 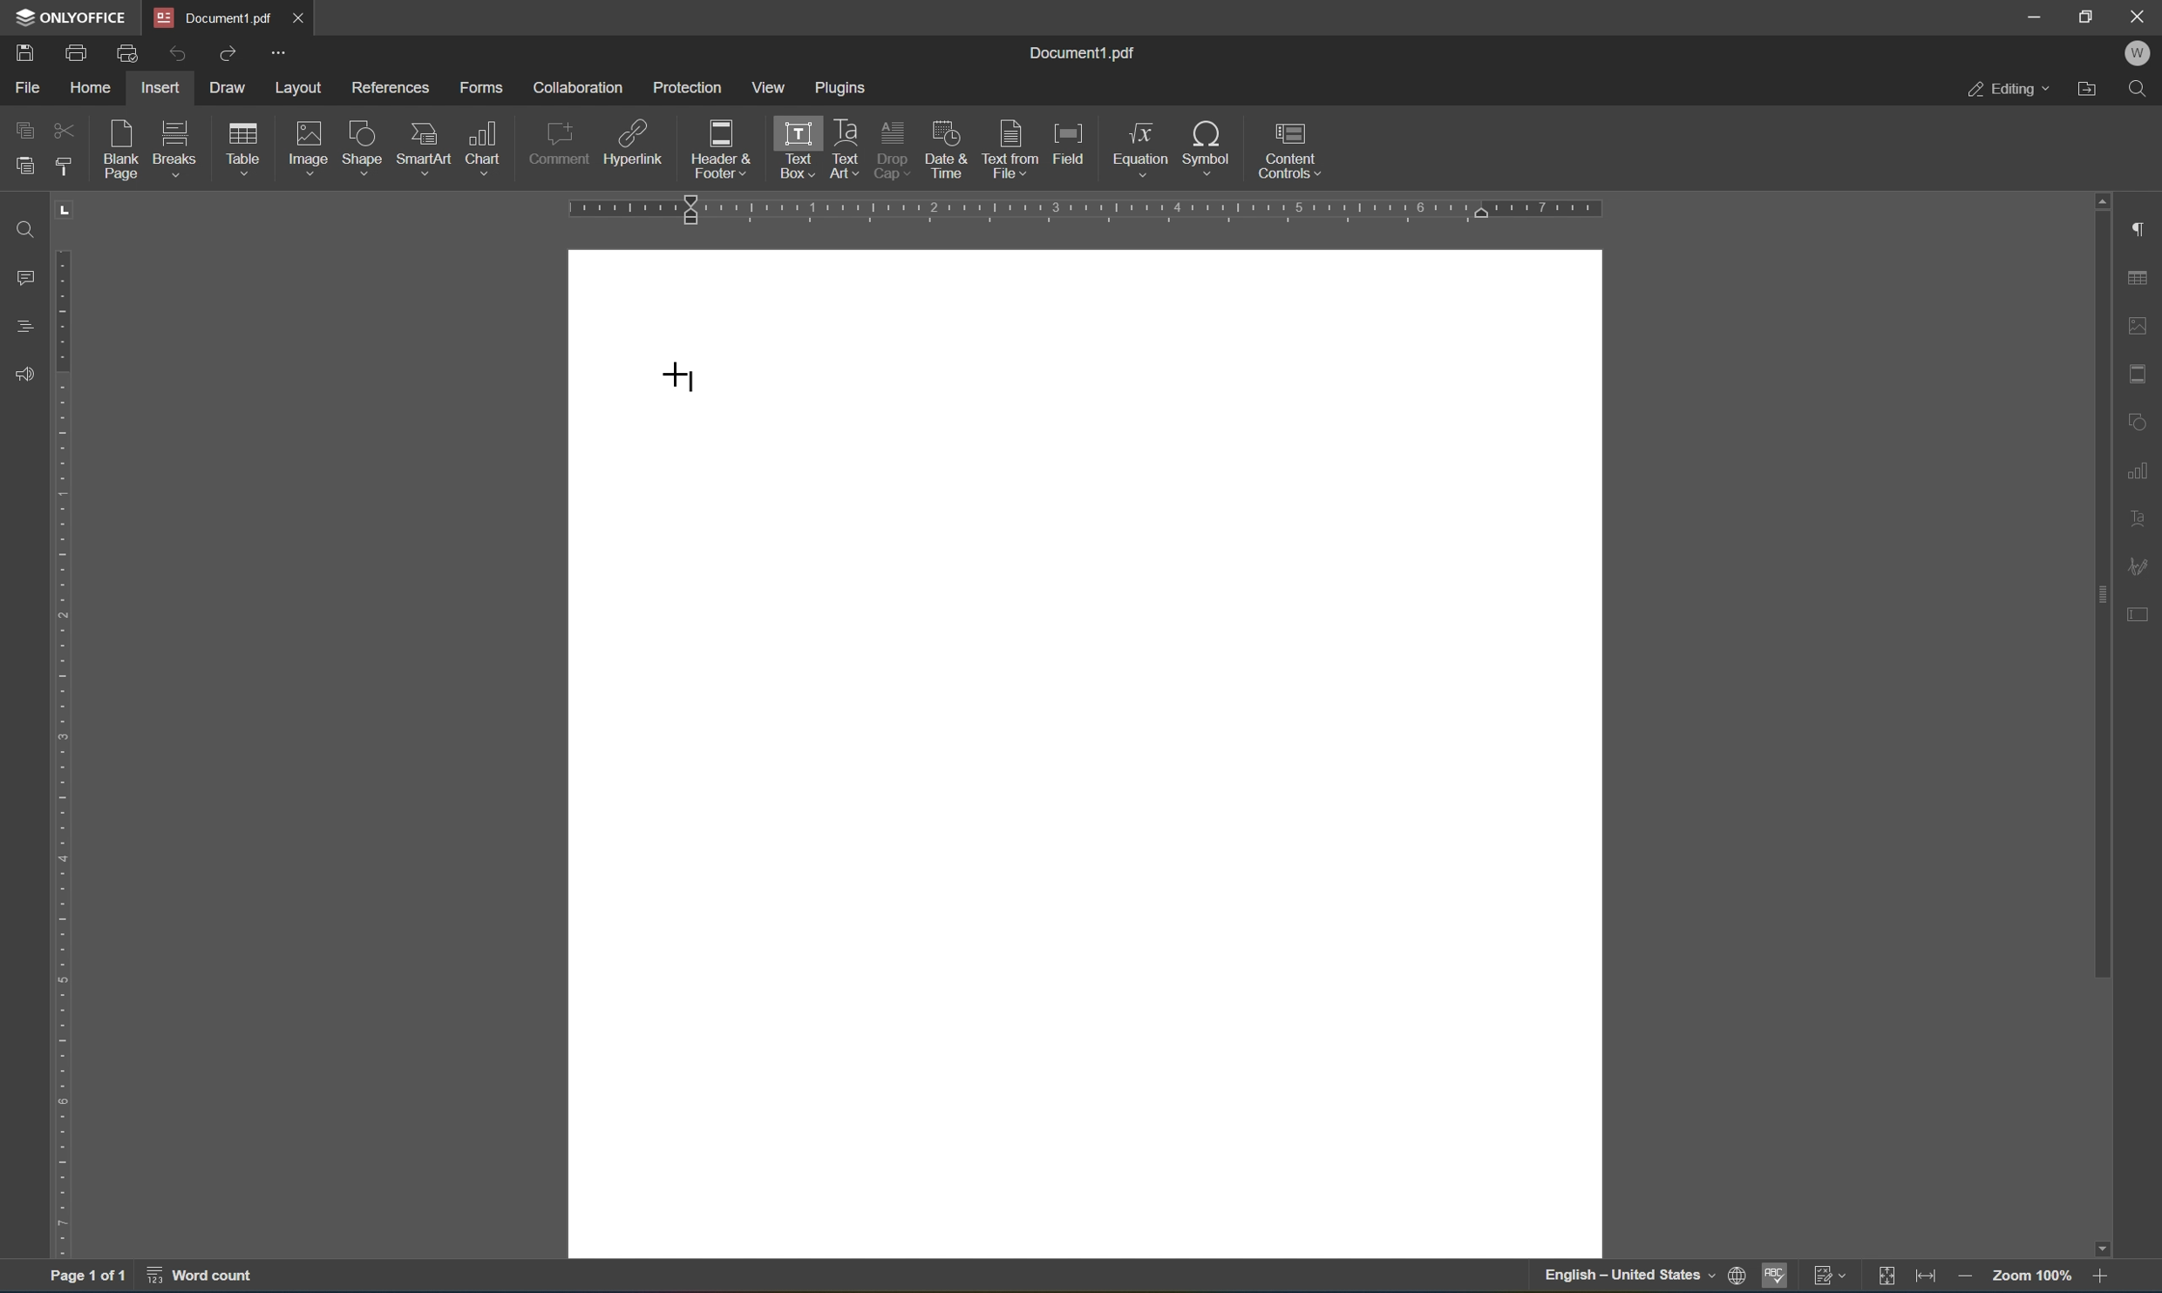 I want to click on comment, so click(x=559, y=147).